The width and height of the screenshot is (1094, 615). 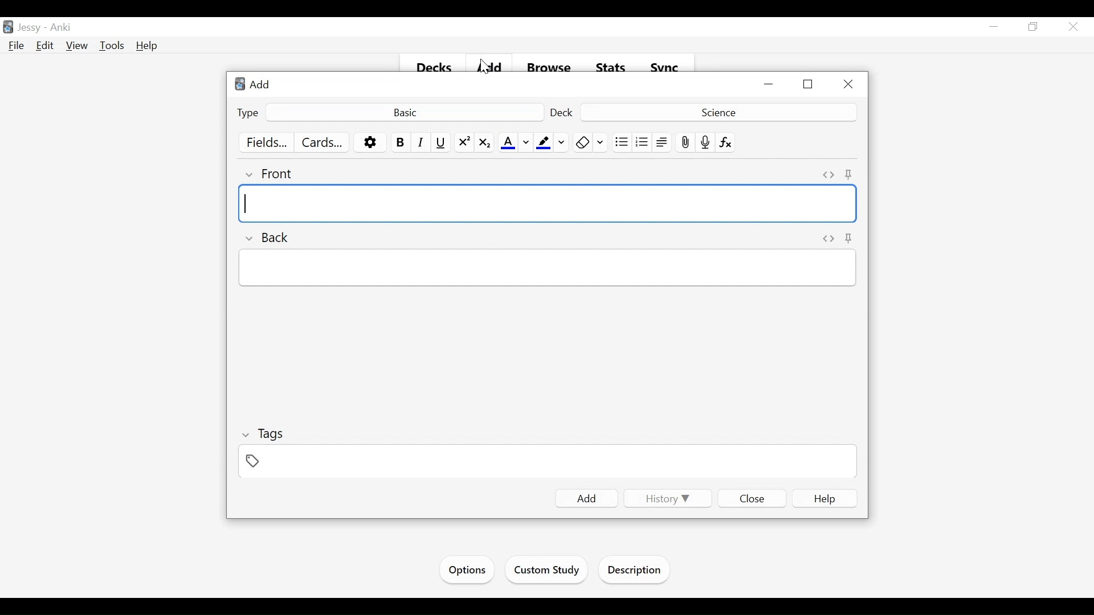 What do you see at coordinates (526, 143) in the screenshot?
I see `Change color` at bounding box center [526, 143].